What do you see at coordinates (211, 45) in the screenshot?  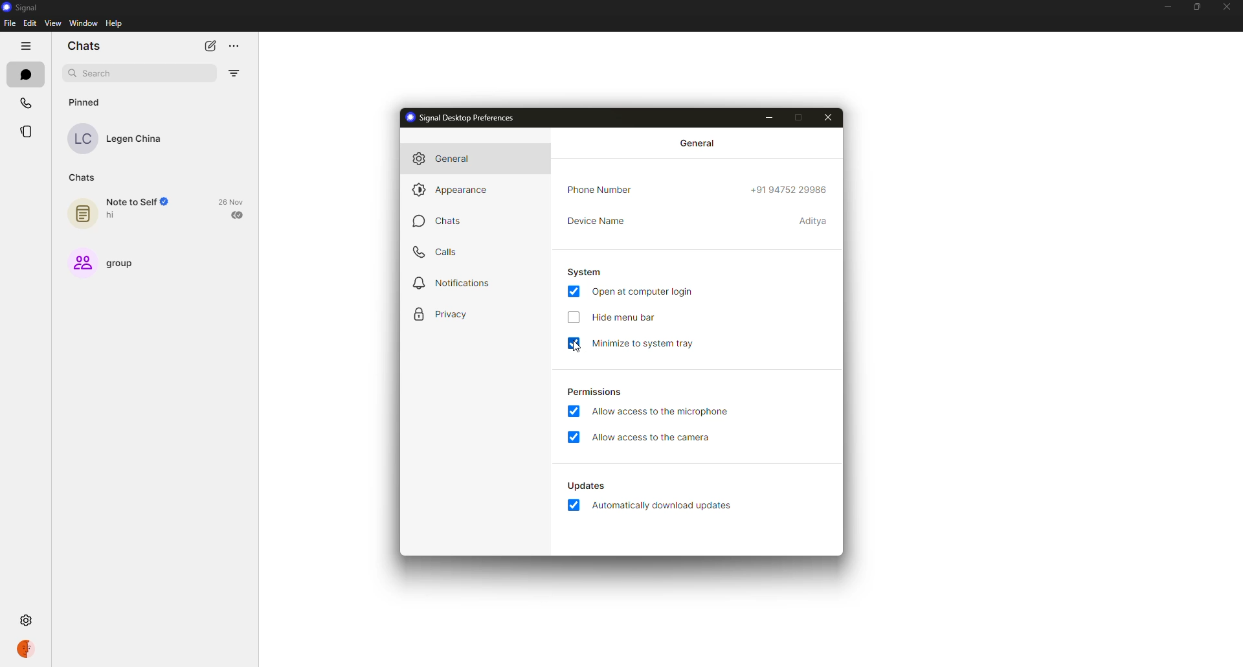 I see `new chat` at bounding box center [211, 45].